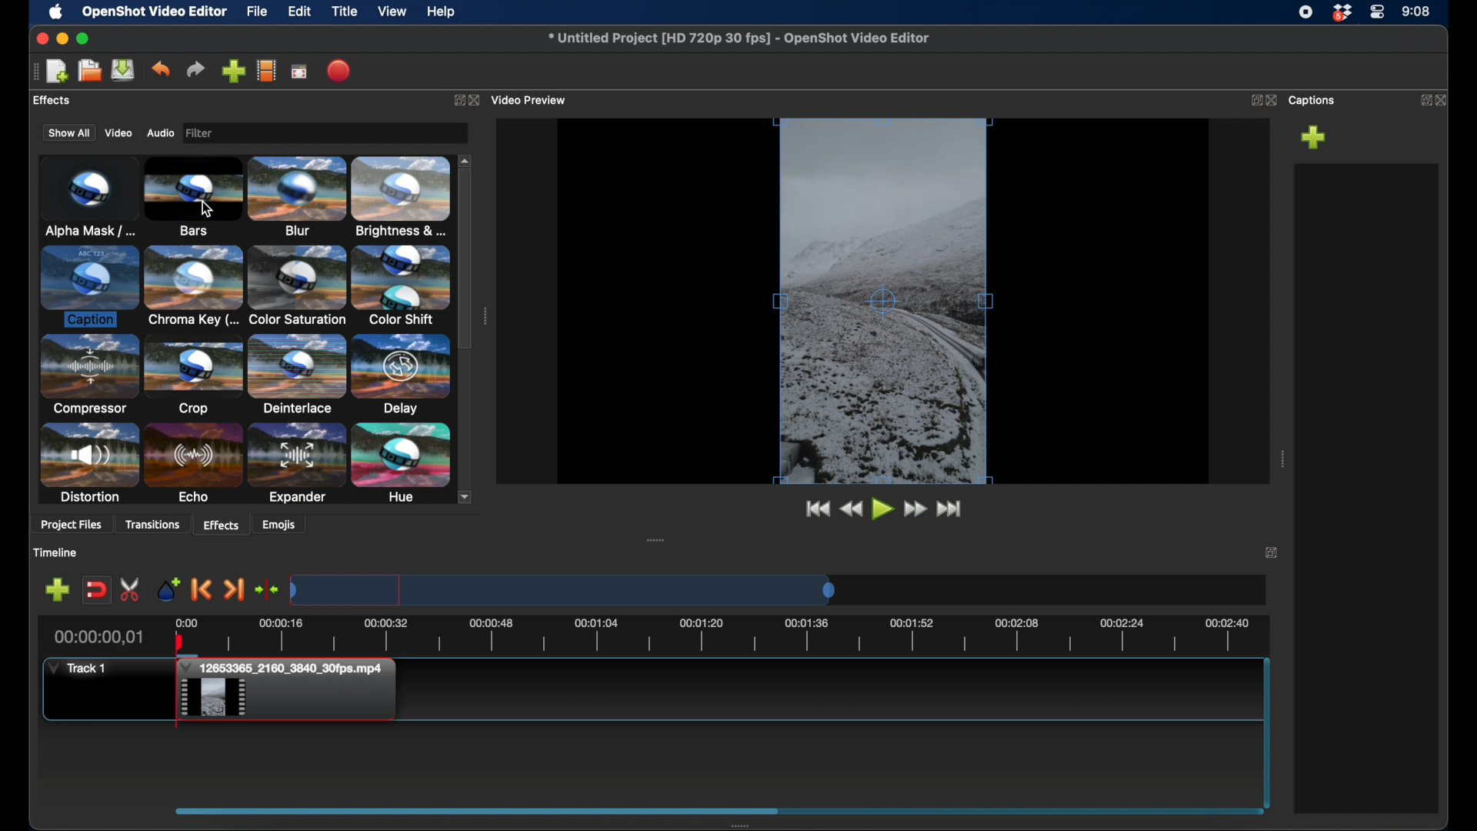 This screenshot has height=831, width=1477. What do you see at coordinates (402, 285) in the screenshot?
I see `color shift` at bounding box center [402, 285].